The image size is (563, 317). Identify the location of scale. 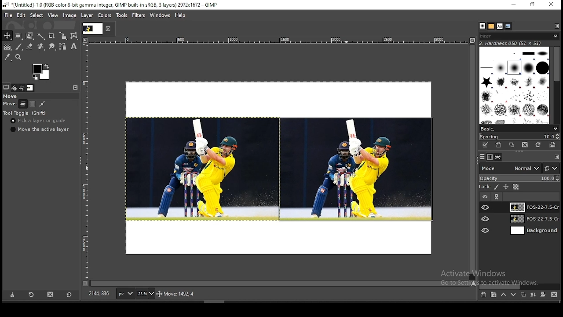
(86, 161).